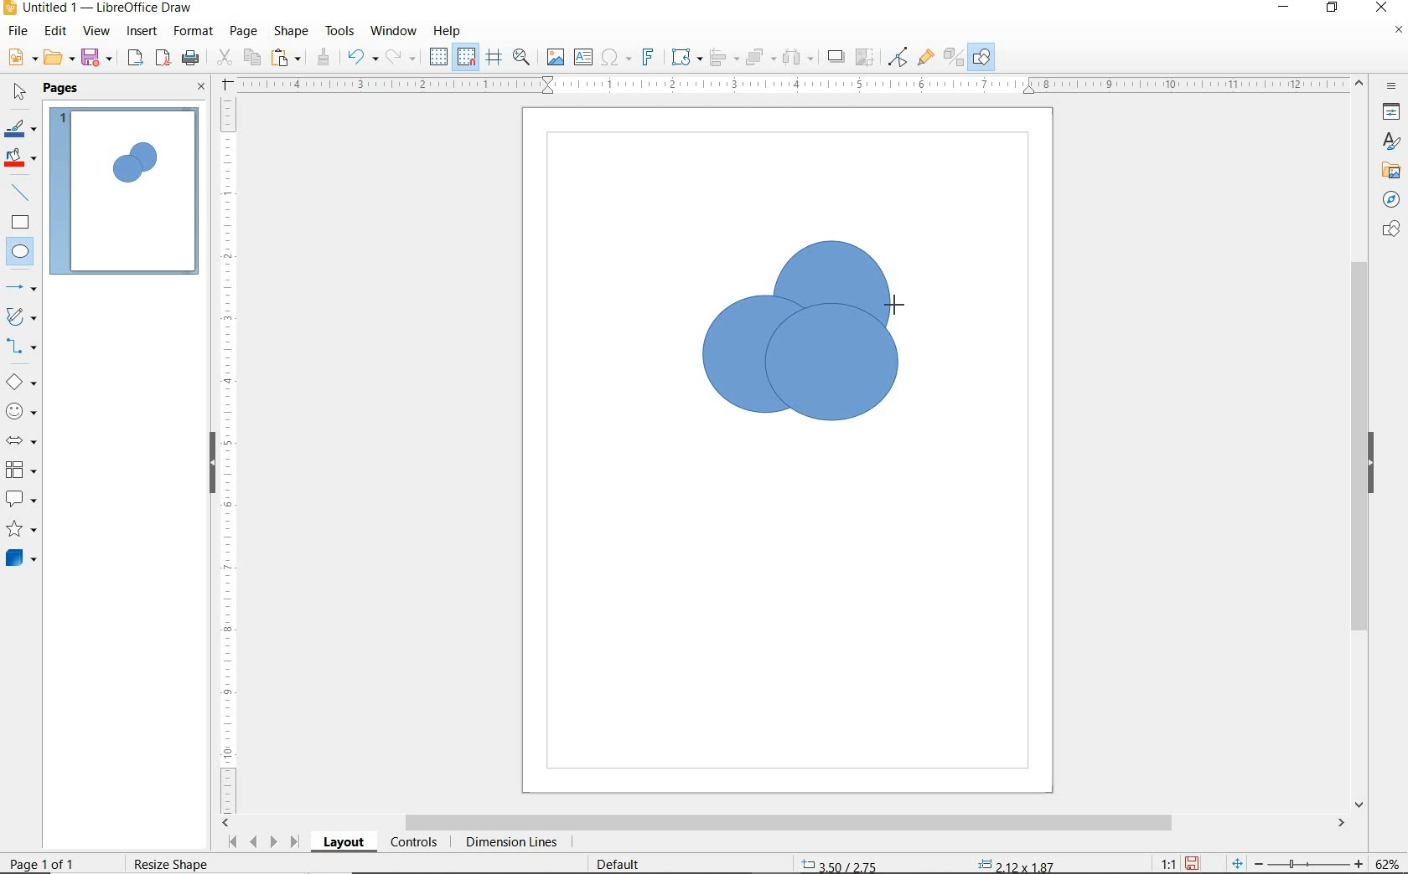 The image size is (1408, 874). Describe the element at coordinates (19, 560) in the screenshot. I see `3D OBJECTS` at that location.